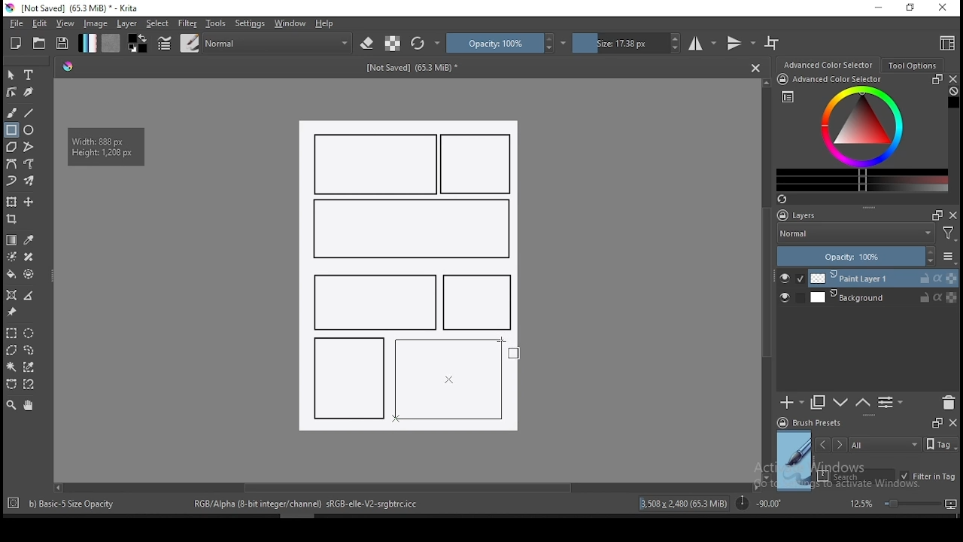 The image size is (963, 542). I want to click on  close window, so click(944, 8).